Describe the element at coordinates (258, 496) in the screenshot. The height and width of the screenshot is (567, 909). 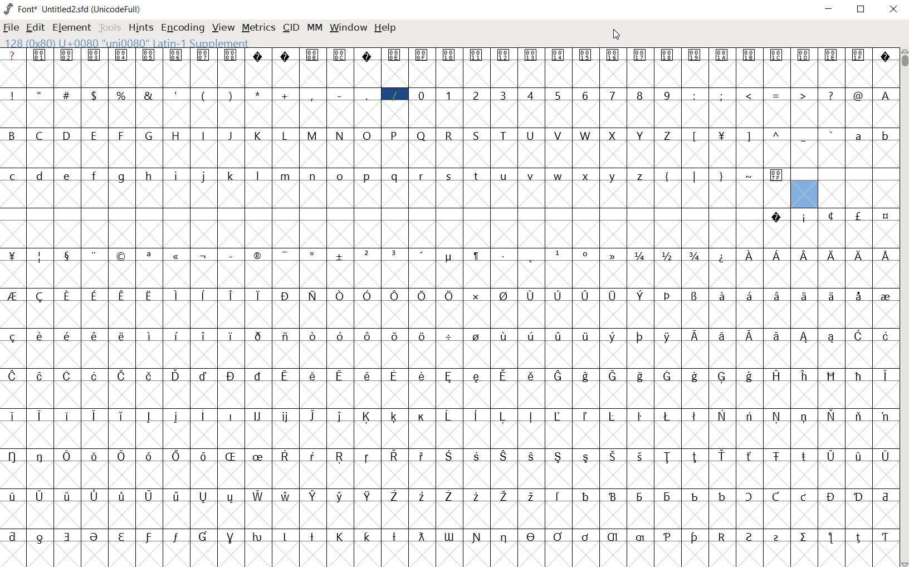
I see `glyph` at that location.